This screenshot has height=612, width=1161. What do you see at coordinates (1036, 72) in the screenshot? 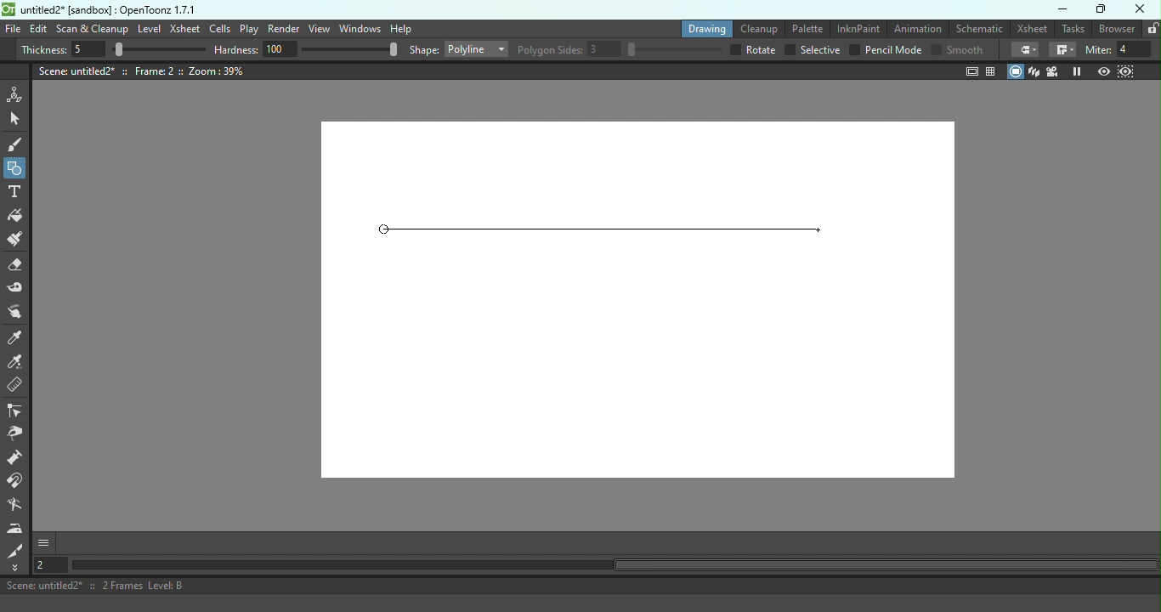
I see `3D view` at bounding box center [1036, 72].